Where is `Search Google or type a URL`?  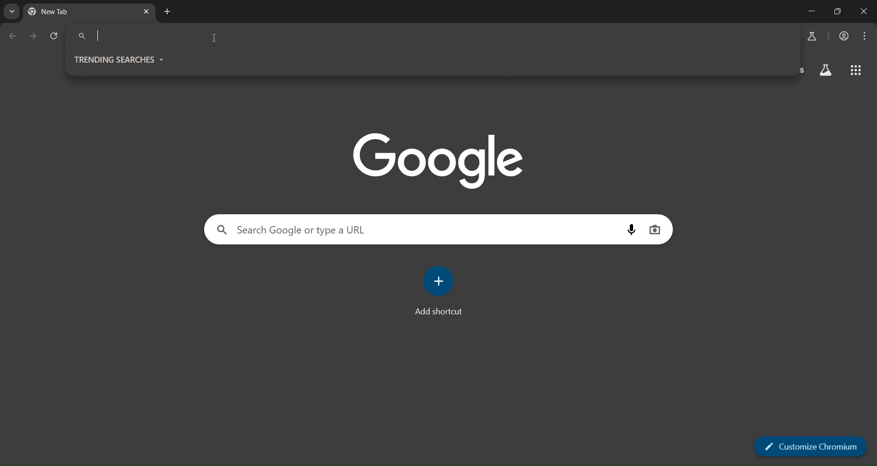
Search Google or type a URL is located at coordinates (378, 228).